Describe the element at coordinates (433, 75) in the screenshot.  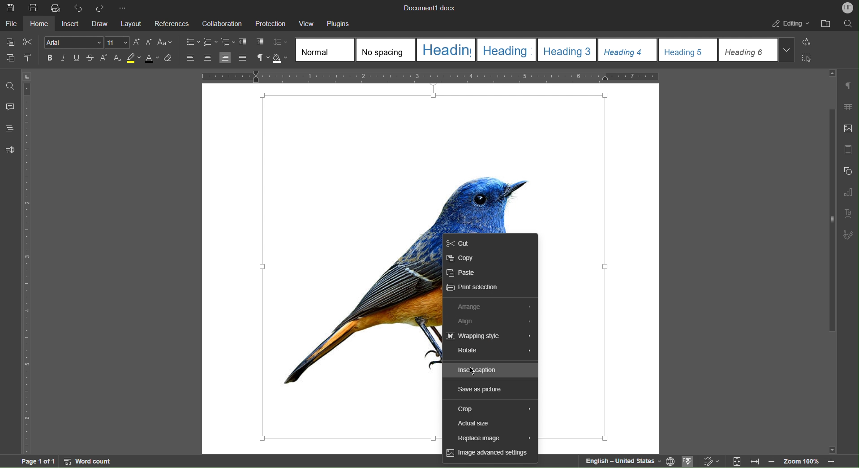
I see `Horizontal Ruler` at that location.